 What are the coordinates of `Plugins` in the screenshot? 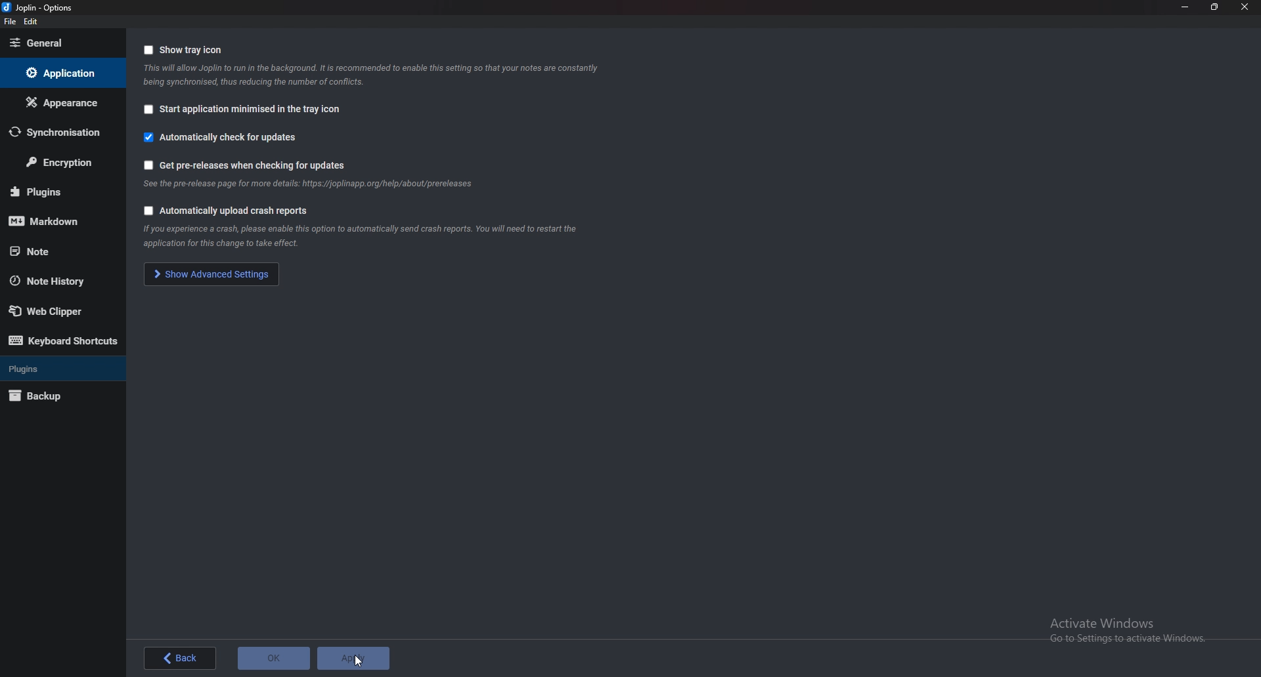 It's located at (56, 190).